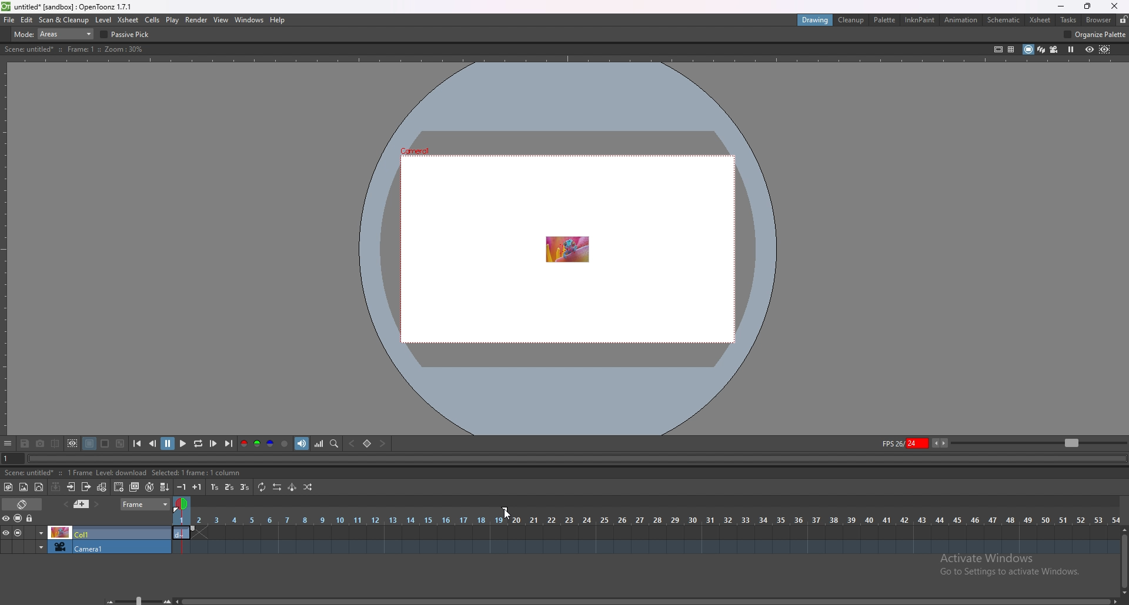  Describe the element at coordinates (319, 443) in the screenshot. I see `histogram` at that location.